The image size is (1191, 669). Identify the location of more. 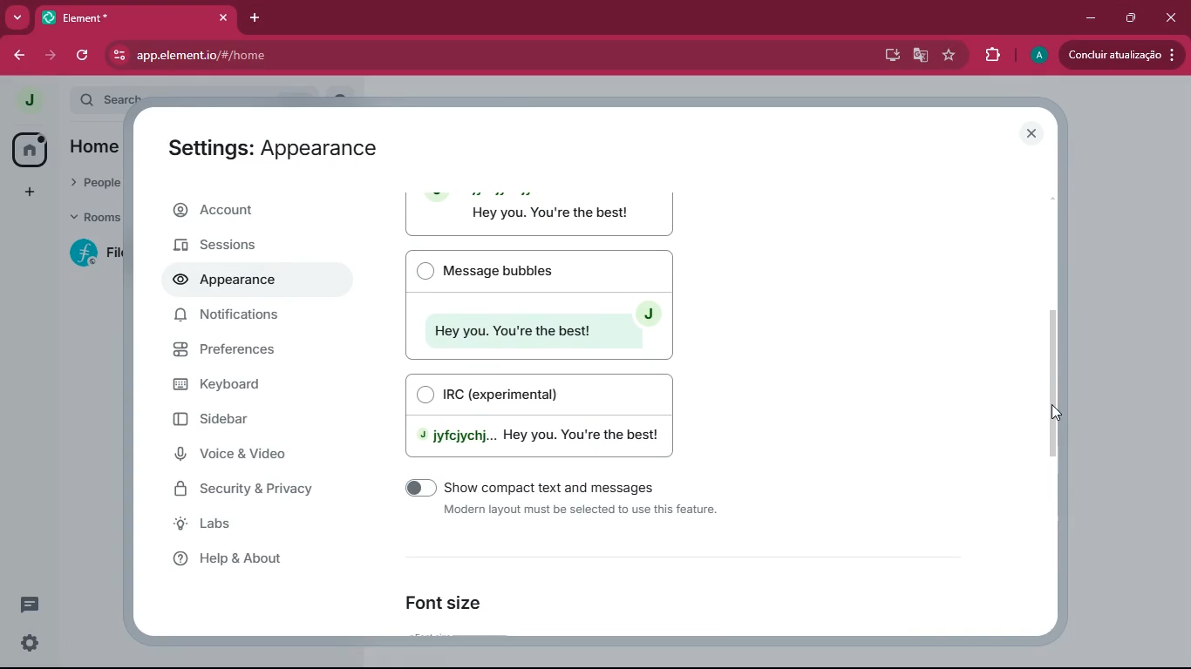
(17, 17).